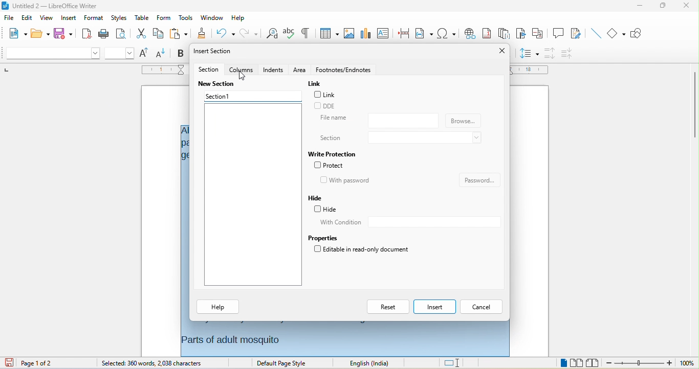 The image size is (699, 369). Describe the element at coordinates (332, 153) in the screenshot. I see `write protection` at that location.